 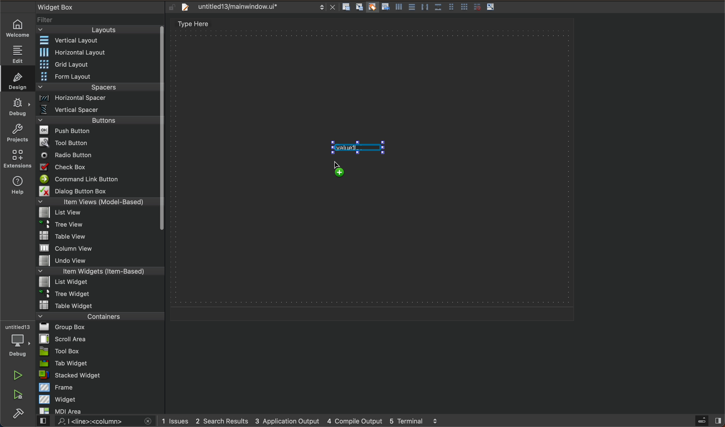 I want to click on home, so click(x=20, y=28).